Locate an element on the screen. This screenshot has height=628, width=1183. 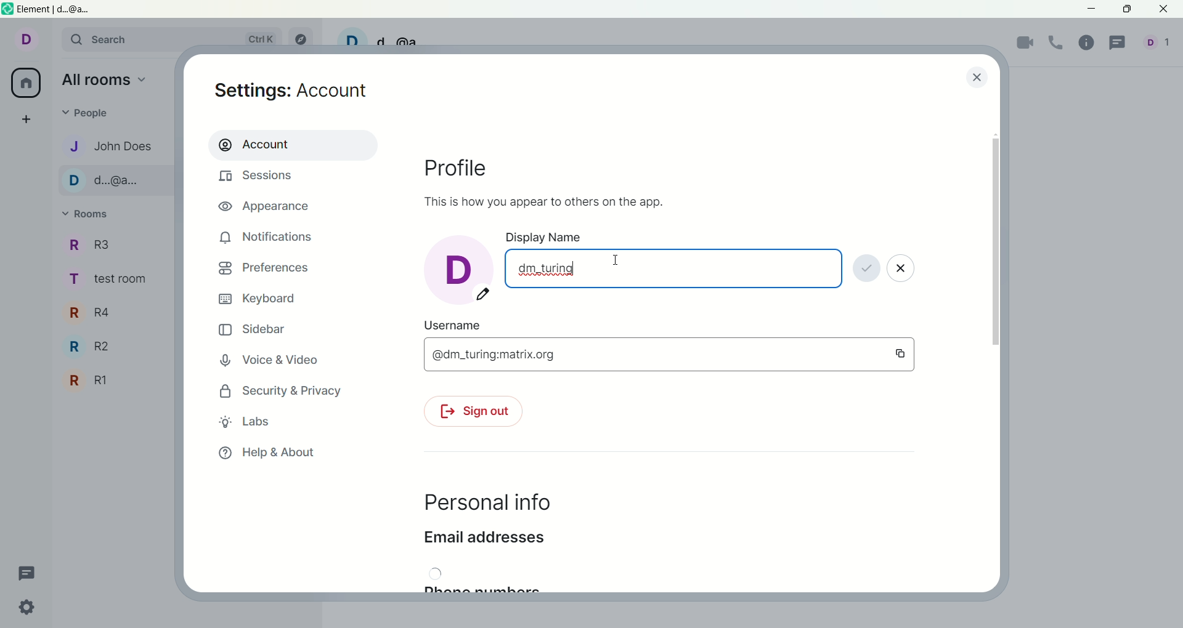
mouse cursor is located at coordinates (617, 259).